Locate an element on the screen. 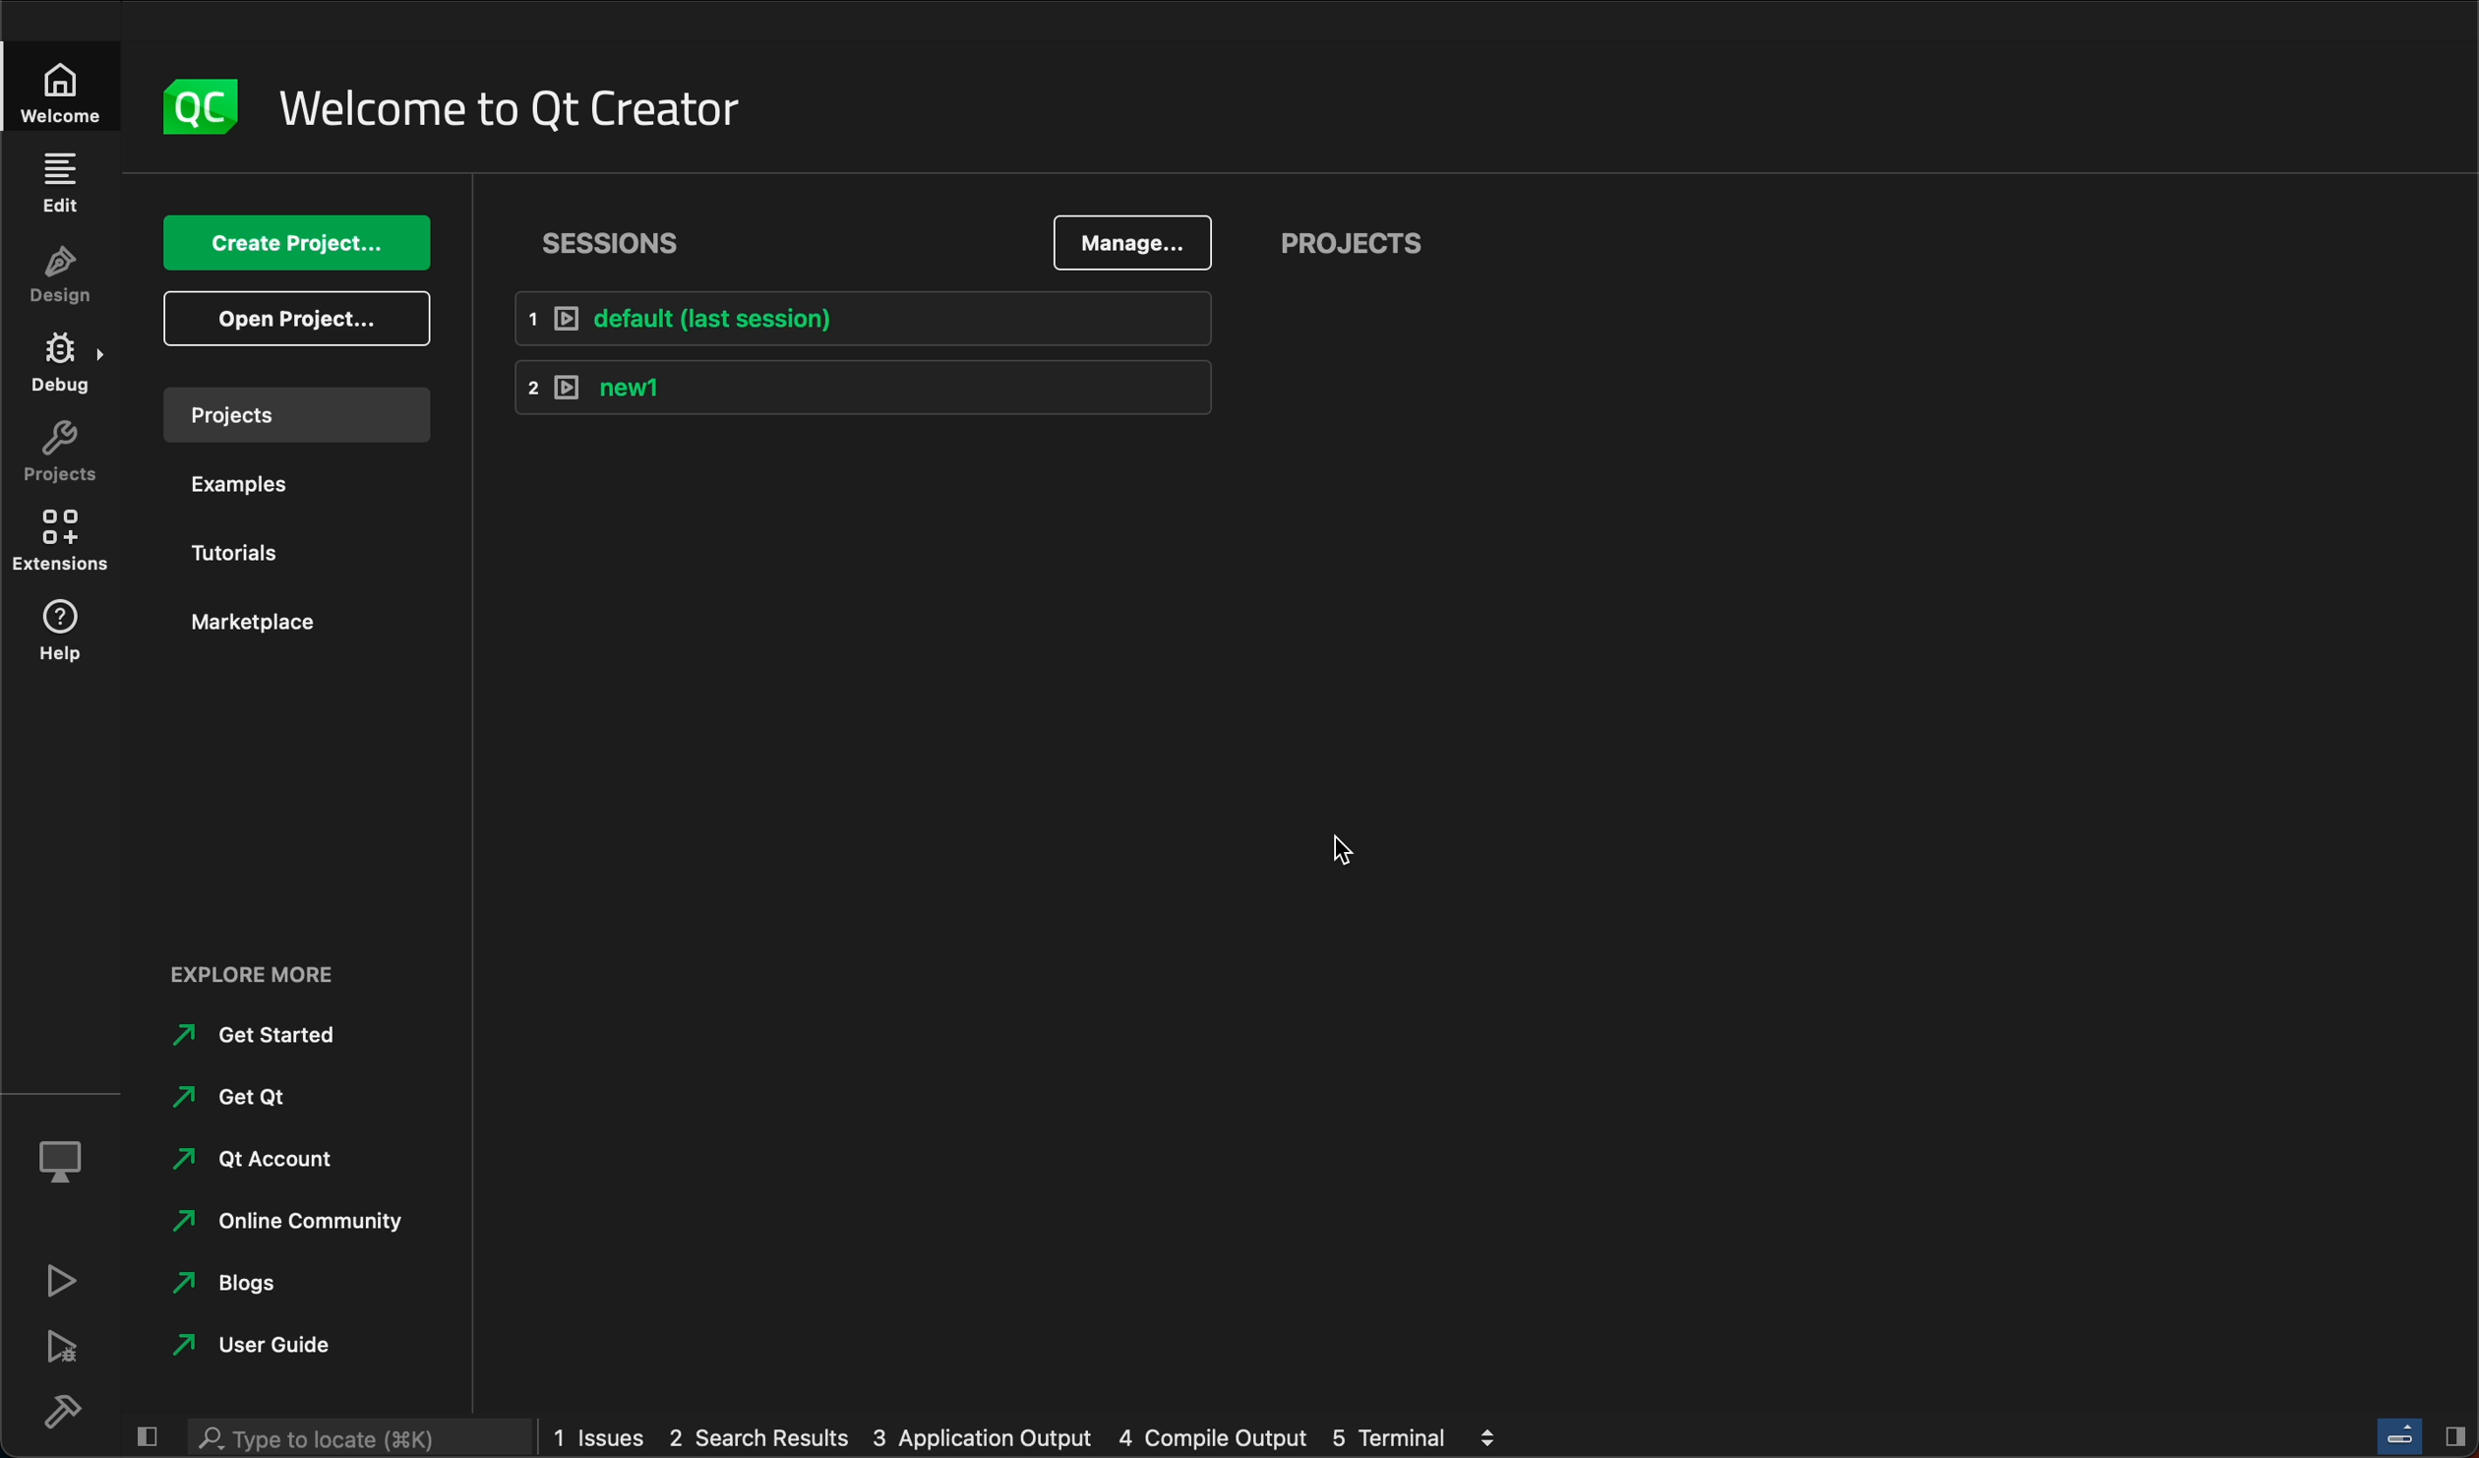 Image resolution: width=2479 pixels, height=1458 pixels. projects is located at coordinates (58, 459).